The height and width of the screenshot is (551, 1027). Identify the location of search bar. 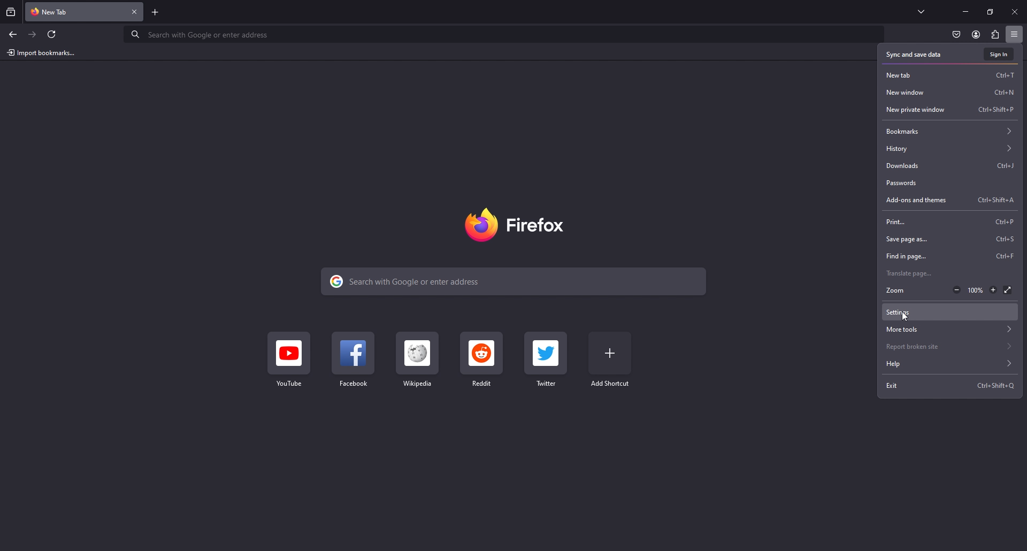
(503, 33).